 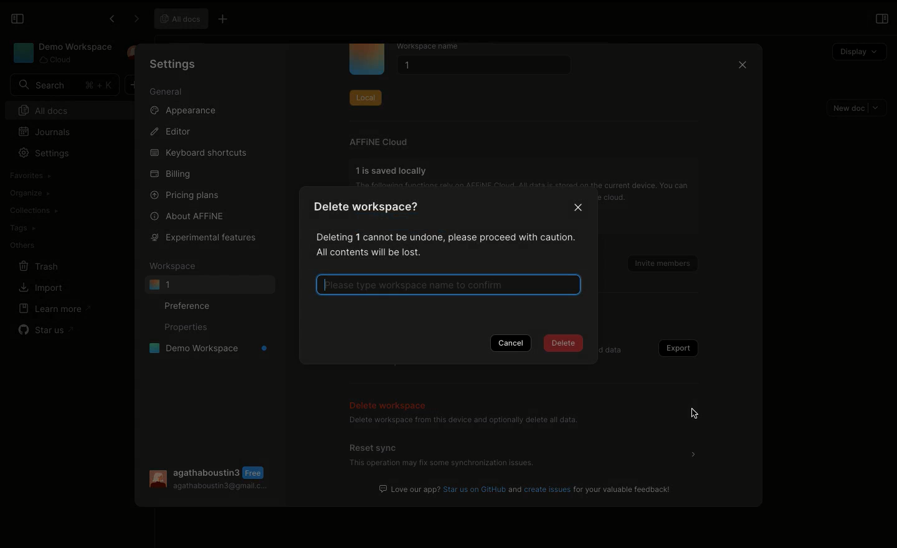 What do you see at coordinates (375, 447) in the screenshot?
I see `Reset sync` at bounding box center [375, 447].